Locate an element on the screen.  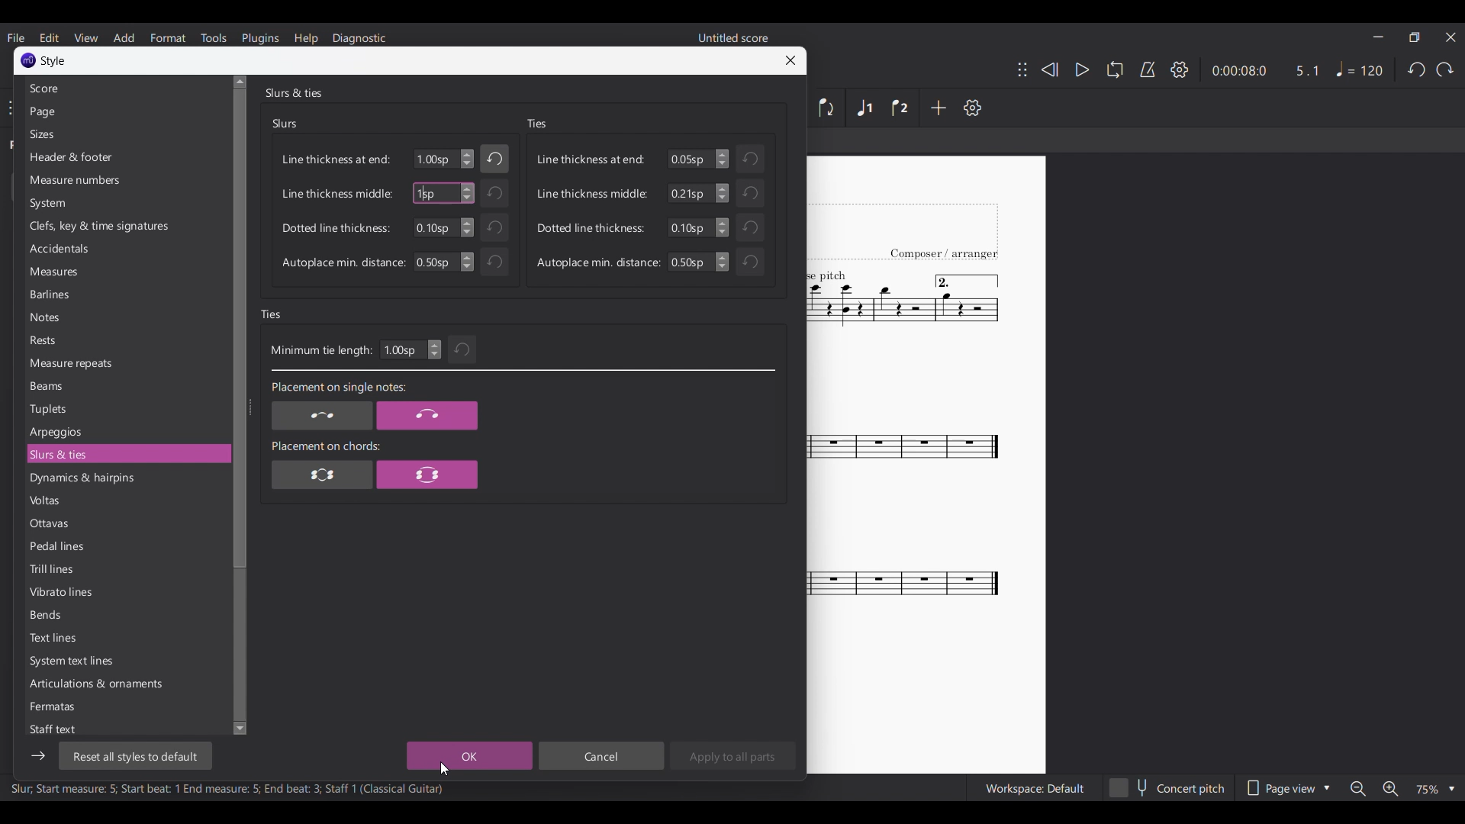
Metronome is located at coordinates (1148, 69).